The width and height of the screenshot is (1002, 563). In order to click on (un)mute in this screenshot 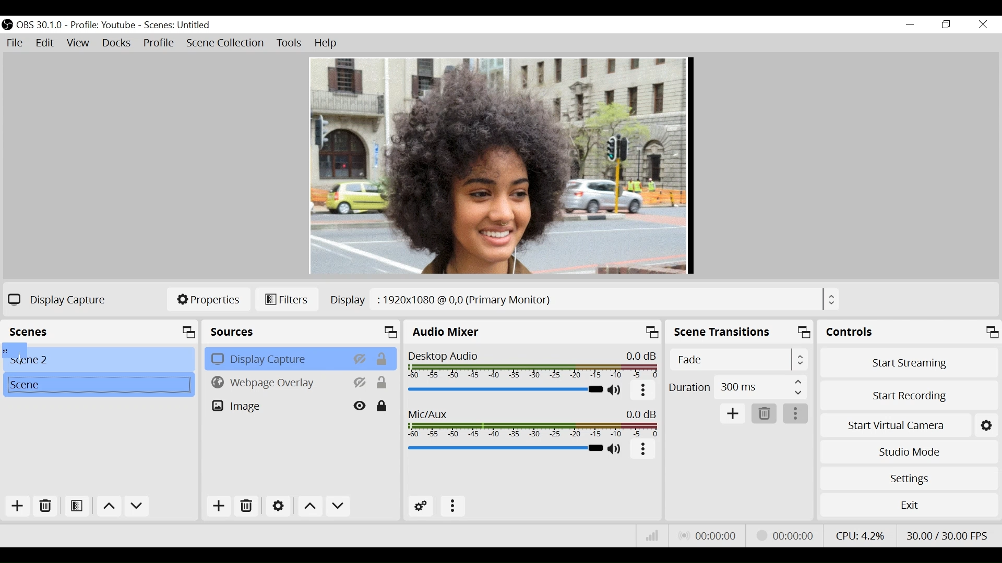, I will do `click(615, 449)`.